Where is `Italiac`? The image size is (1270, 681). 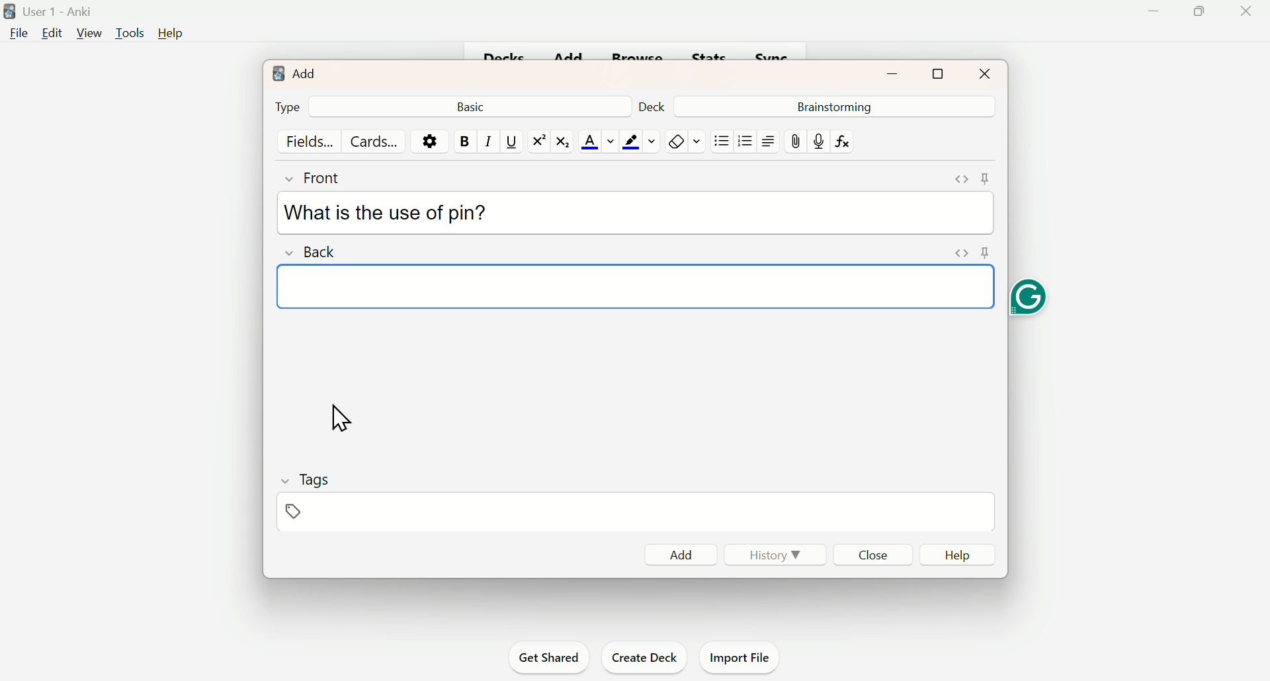
Italiac is located at coordinates (487, 140).